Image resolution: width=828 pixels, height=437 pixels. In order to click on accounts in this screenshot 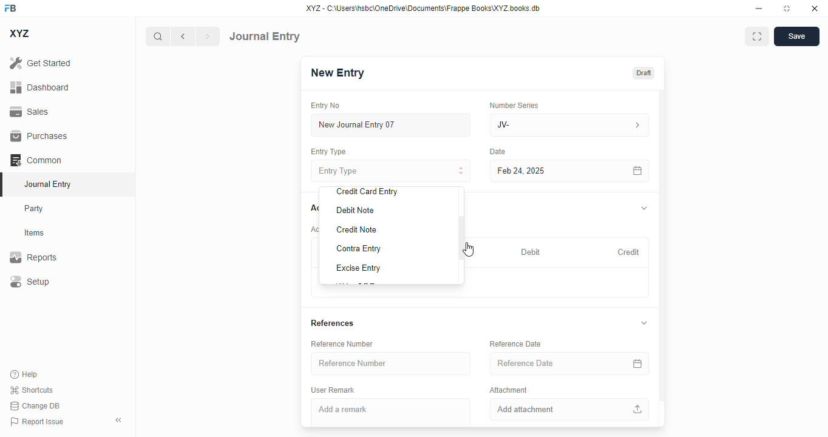, I will do `click(313, 209)`.